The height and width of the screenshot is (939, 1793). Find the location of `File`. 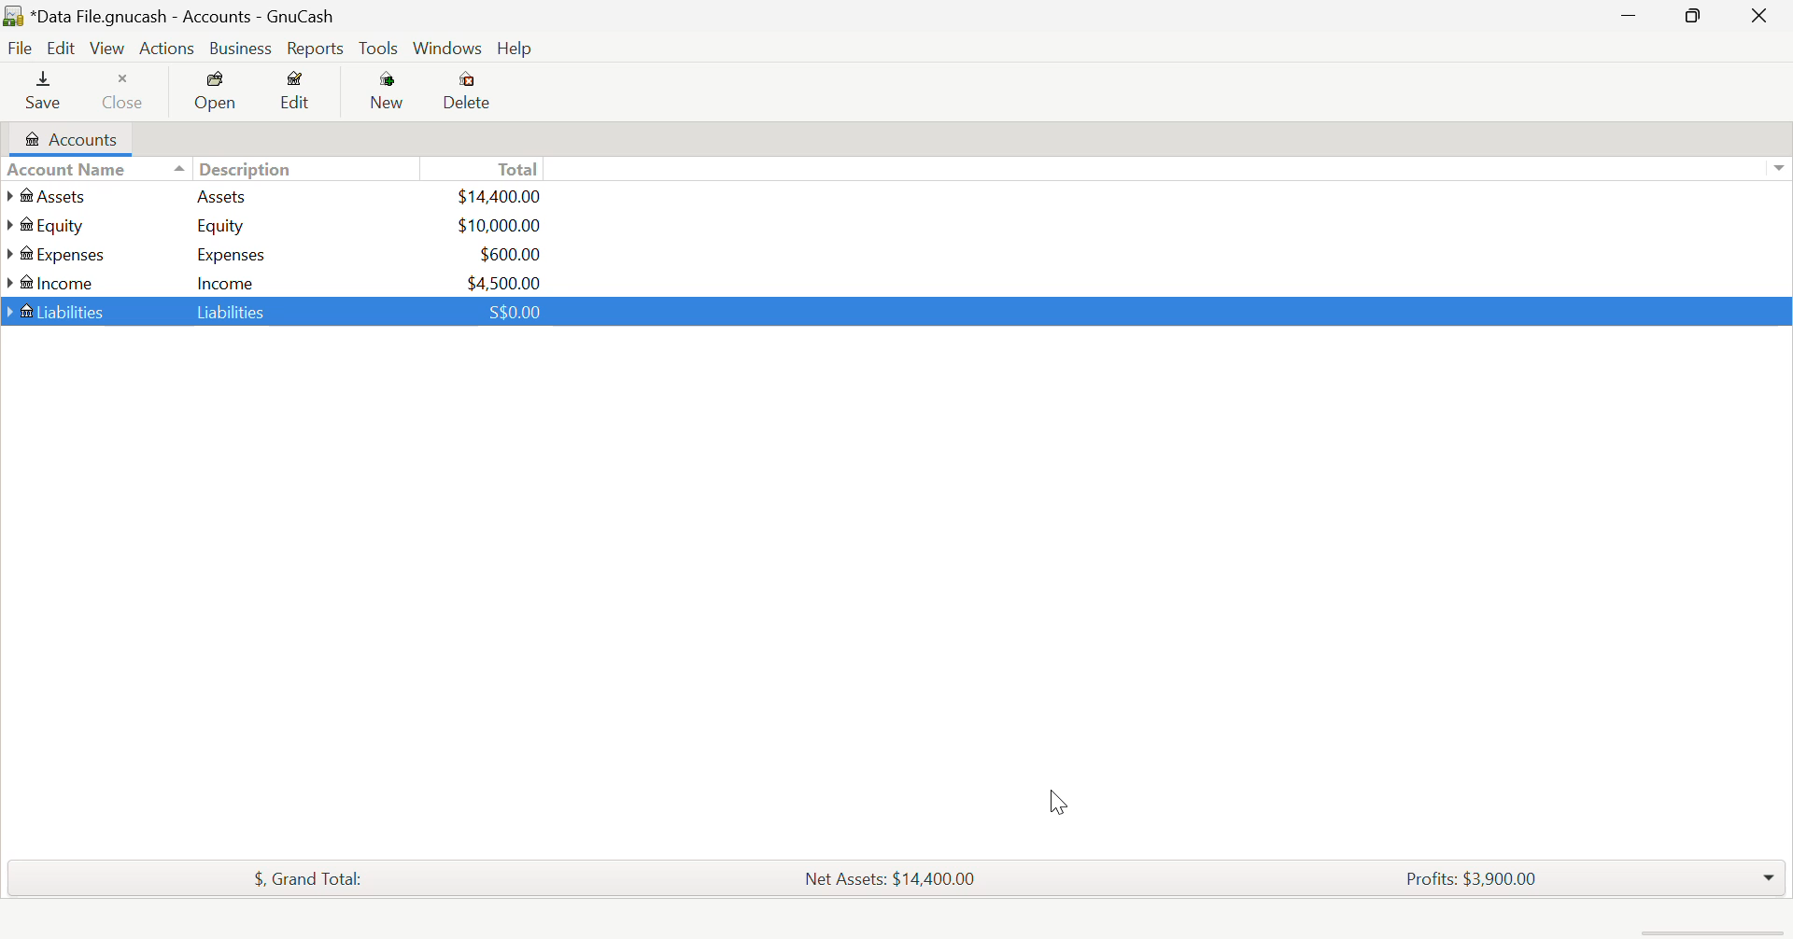

File is located at coordinates (18, 49).